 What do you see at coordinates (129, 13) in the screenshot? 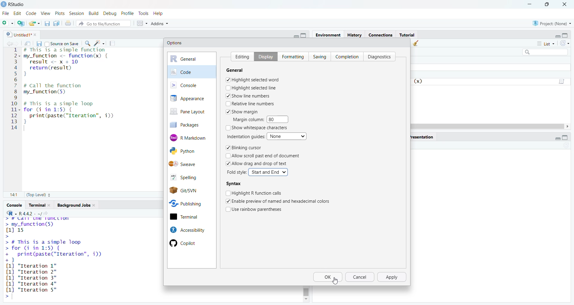
I see `profile` at bounding box center [129, 13].